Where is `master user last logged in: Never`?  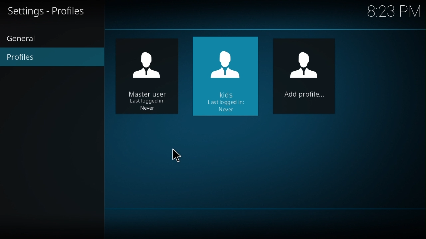 master user last logged in: Never is located at coordinates (147, 76).